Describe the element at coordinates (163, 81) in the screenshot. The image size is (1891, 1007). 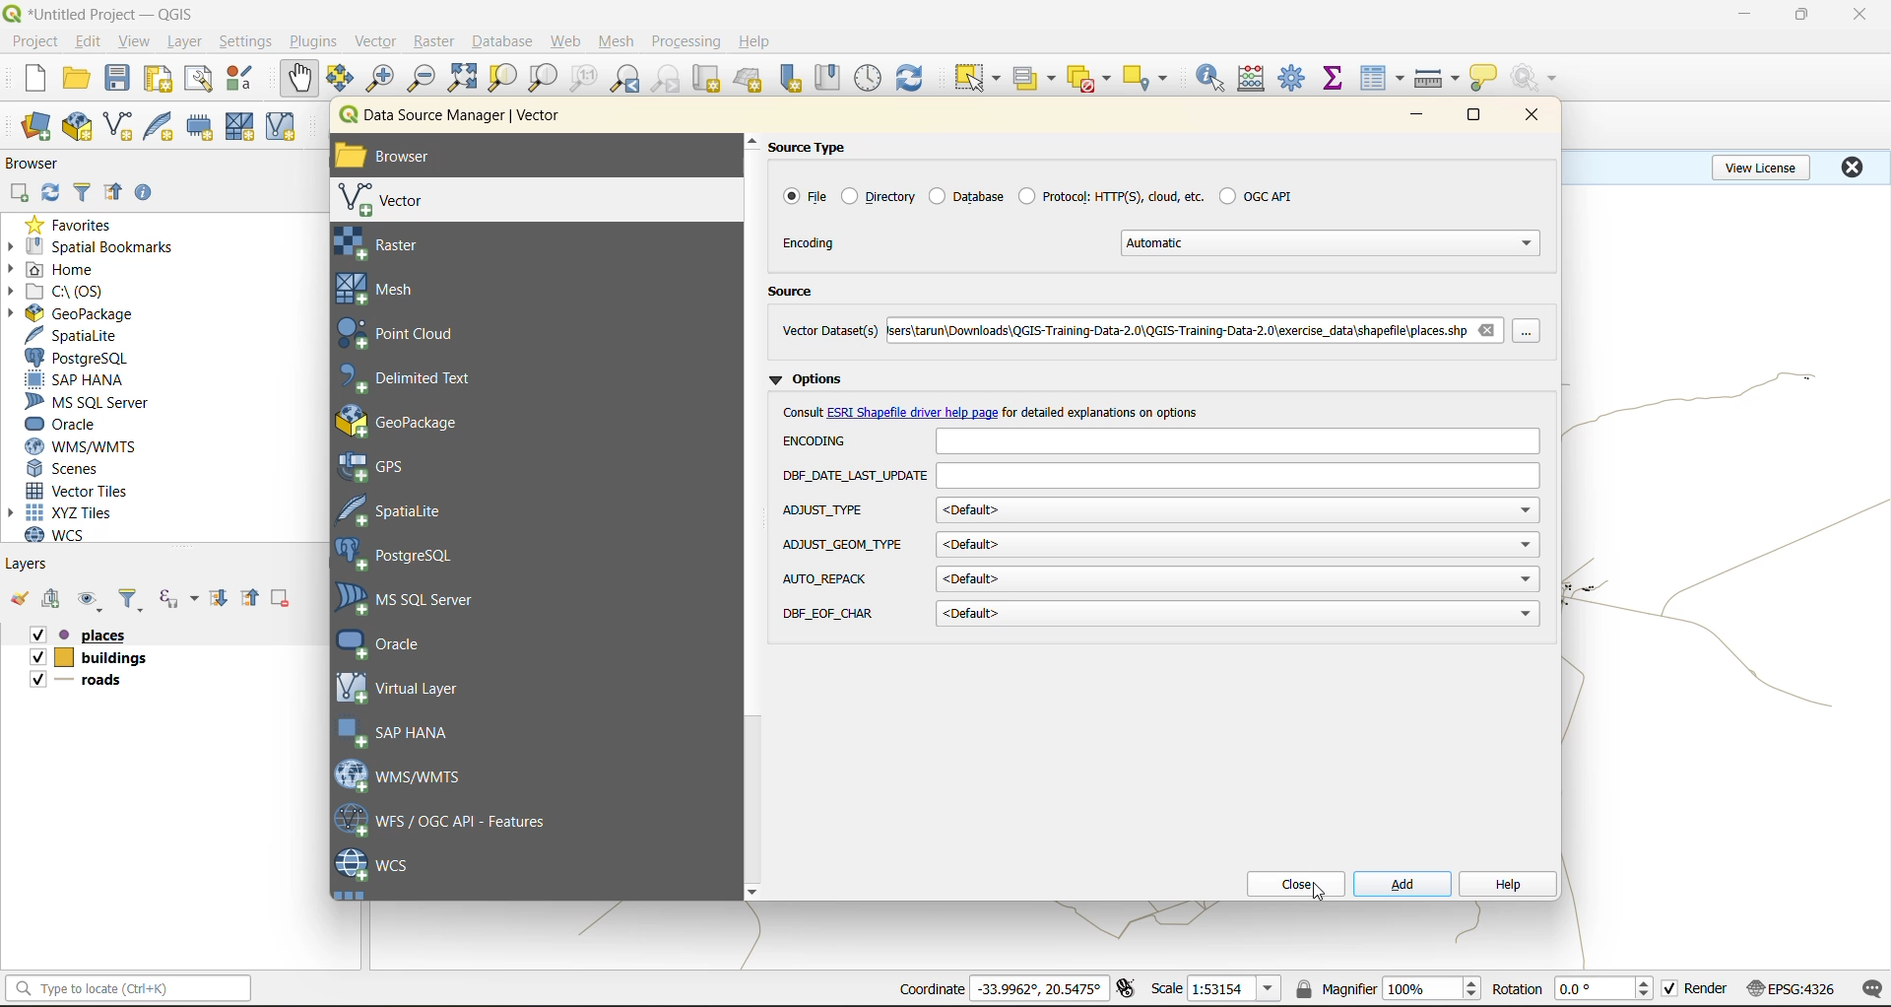
I see `print layout` at that location.